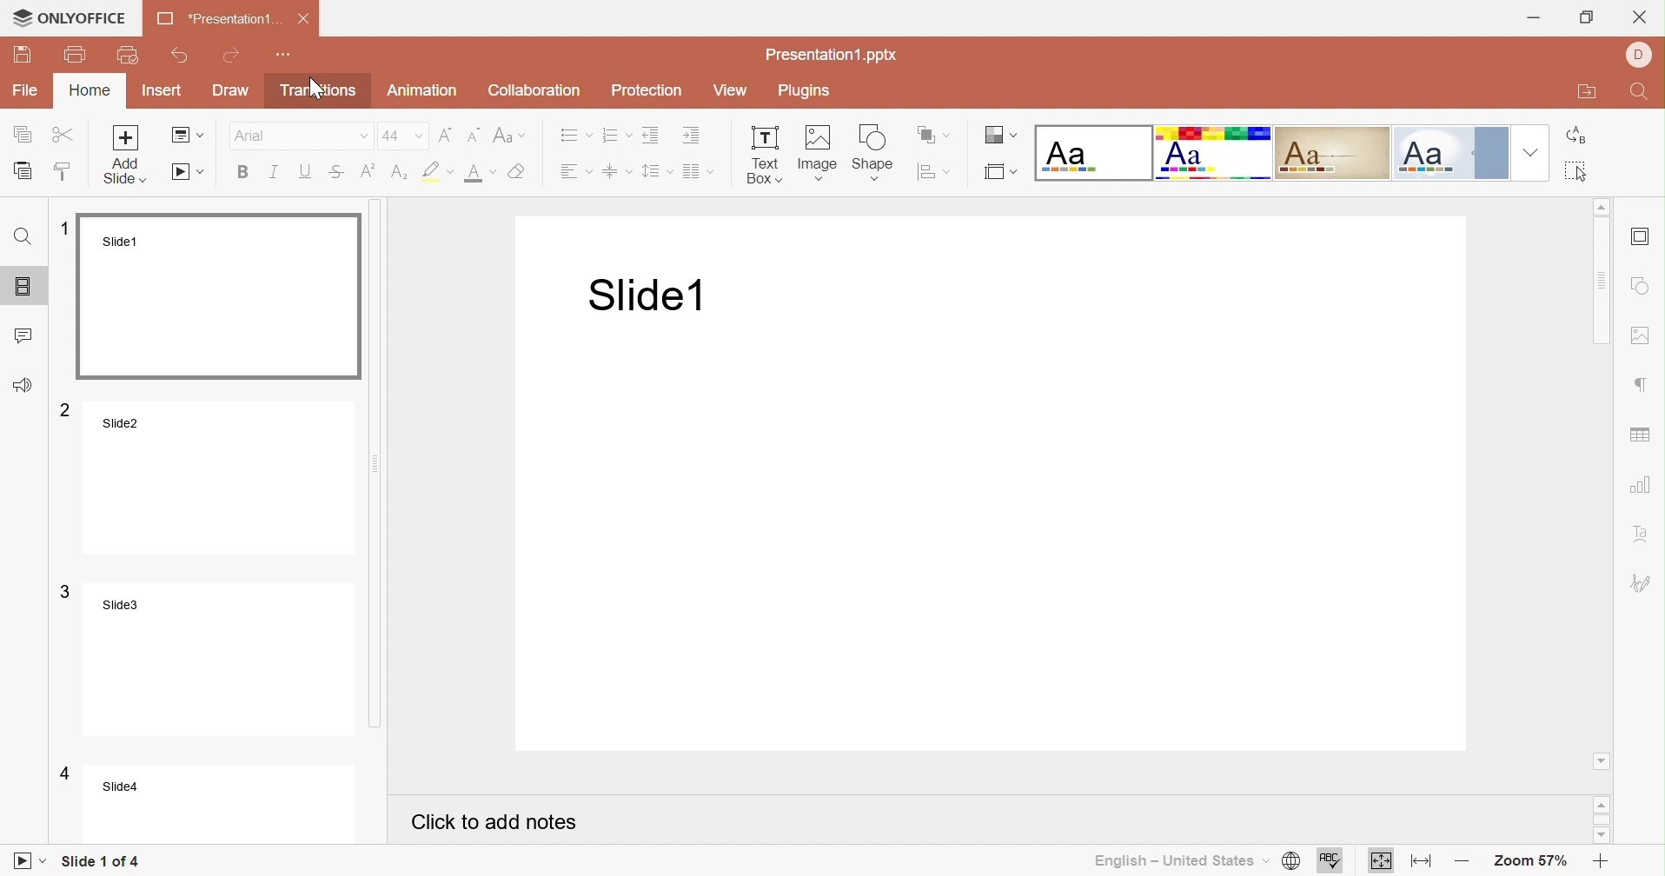 Image resolution: width=1665 pixels, height=876 pixels. Describe the element at coordinates (1602, 807) in the screenshot. I see `Scroll up` at that location.